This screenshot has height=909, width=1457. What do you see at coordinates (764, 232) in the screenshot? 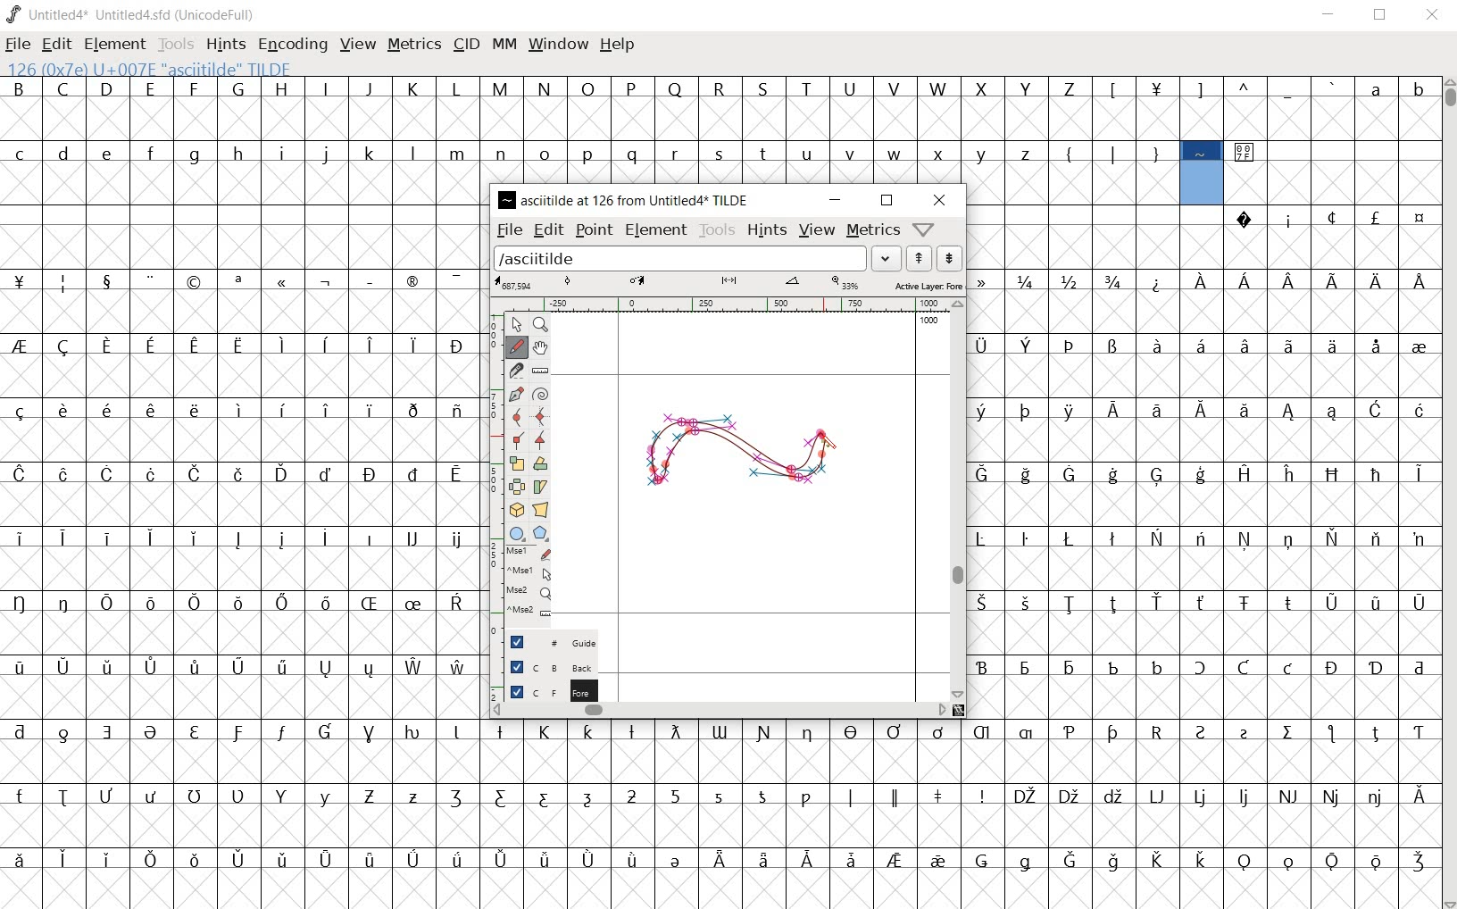
I see `hints` at bounding box center [764, 232].